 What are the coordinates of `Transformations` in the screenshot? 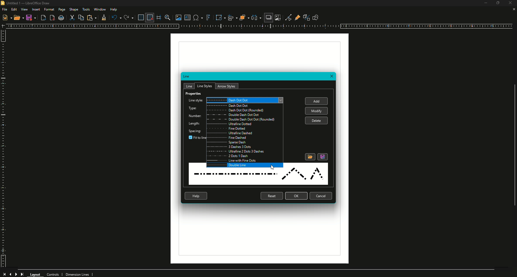 It's located at (218, 17).